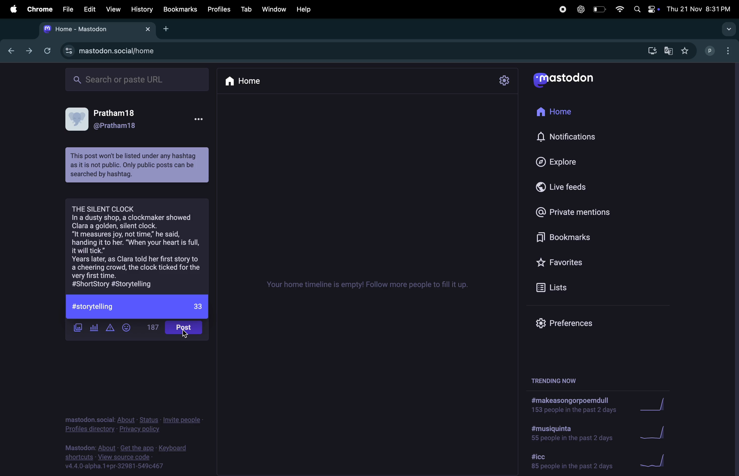  Describe the element at coordinates (620, 11) in the screenshot. I see `wifi` at that location.